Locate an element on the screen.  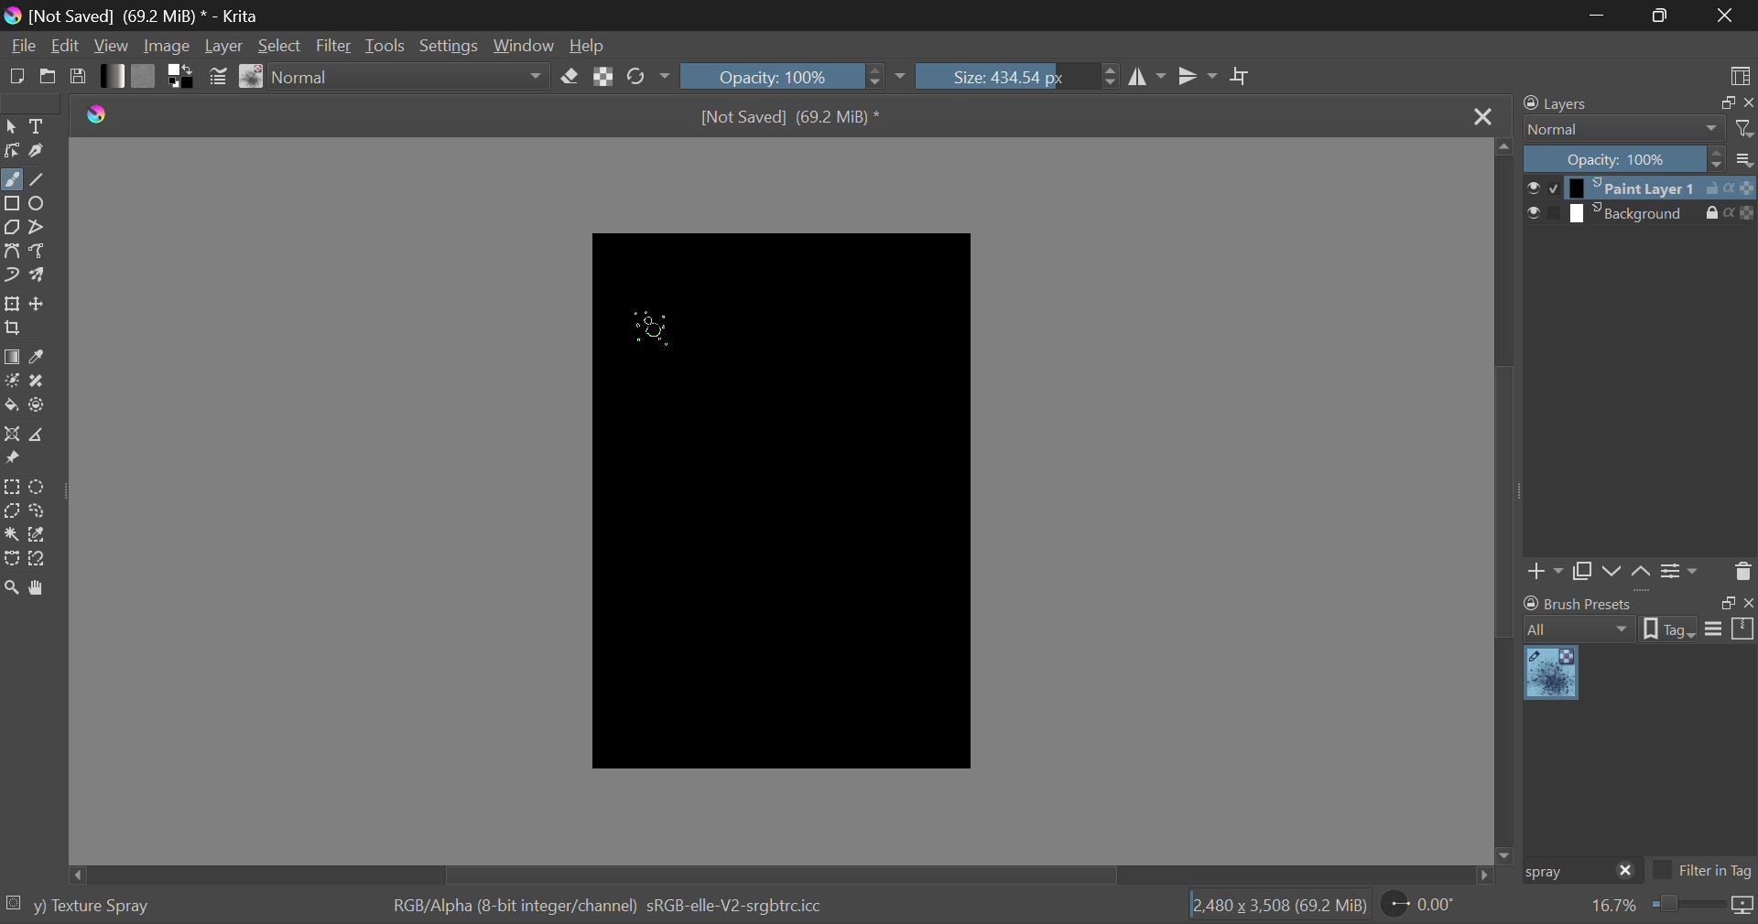
Freehand Selection is located at coordinates (38, 510).